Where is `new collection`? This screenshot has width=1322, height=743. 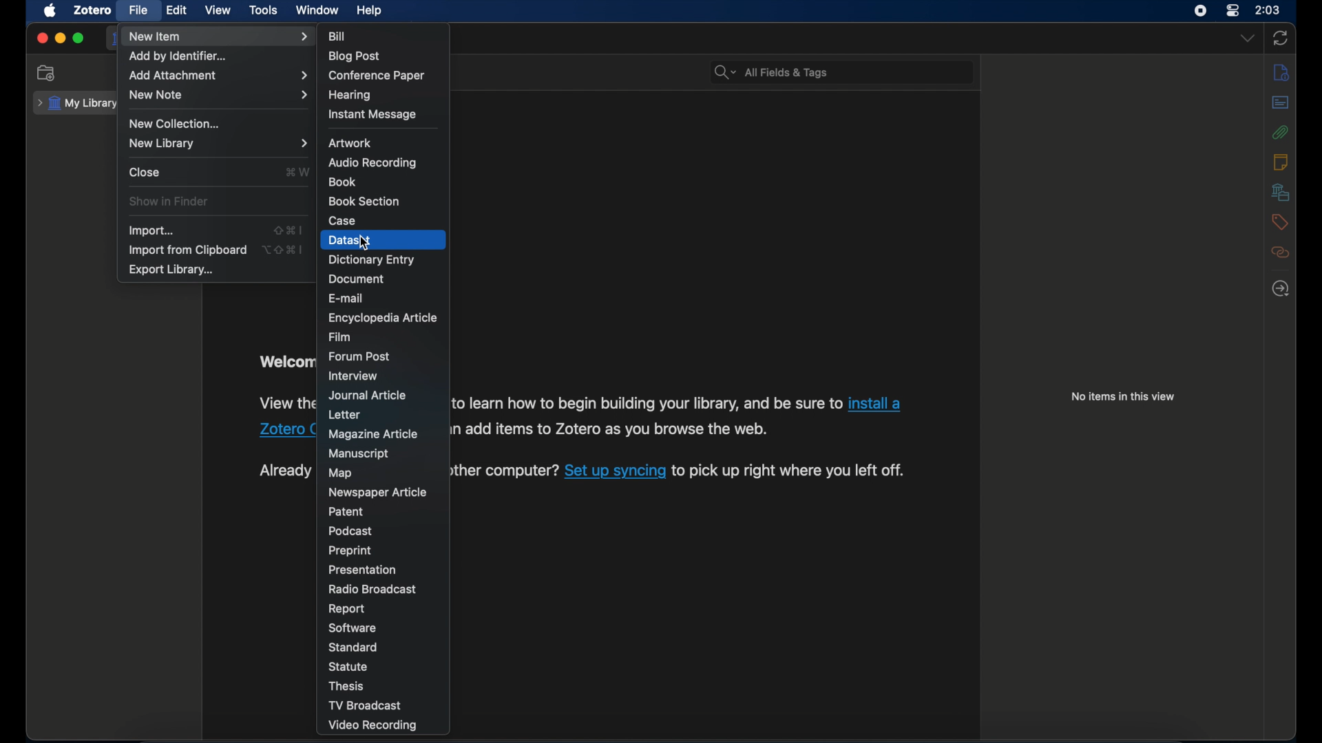 new collection is located at coordinates (175, 124).